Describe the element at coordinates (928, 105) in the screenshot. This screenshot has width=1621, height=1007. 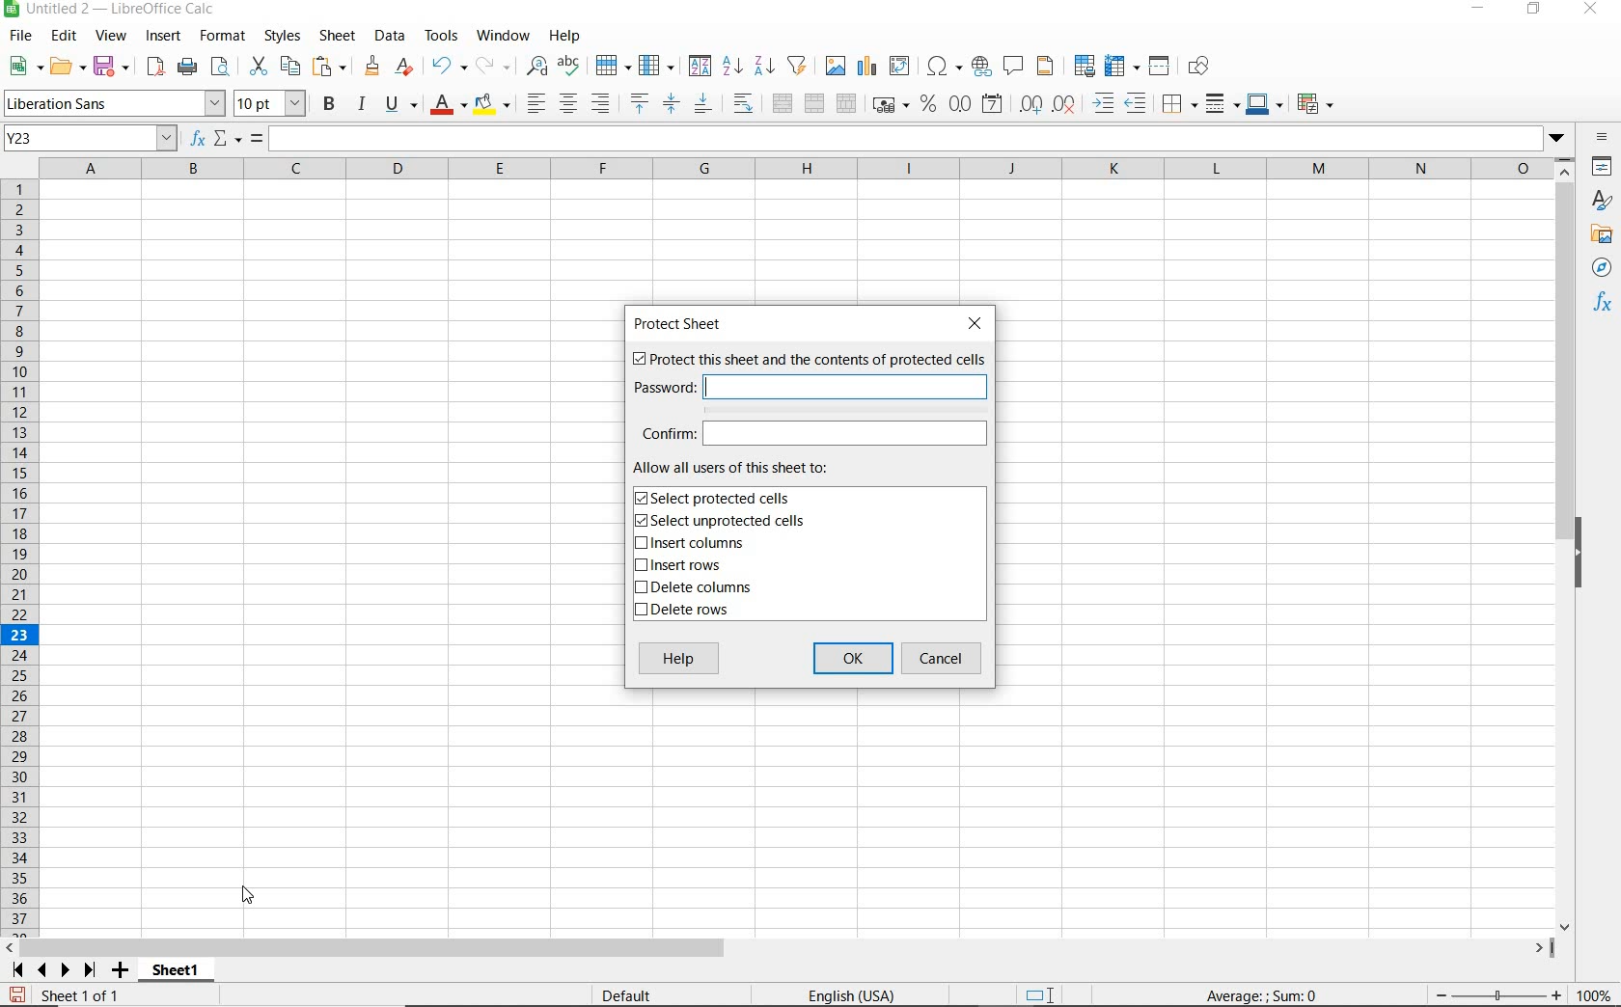
I see `FORMAT AS PERCENT` at that location.